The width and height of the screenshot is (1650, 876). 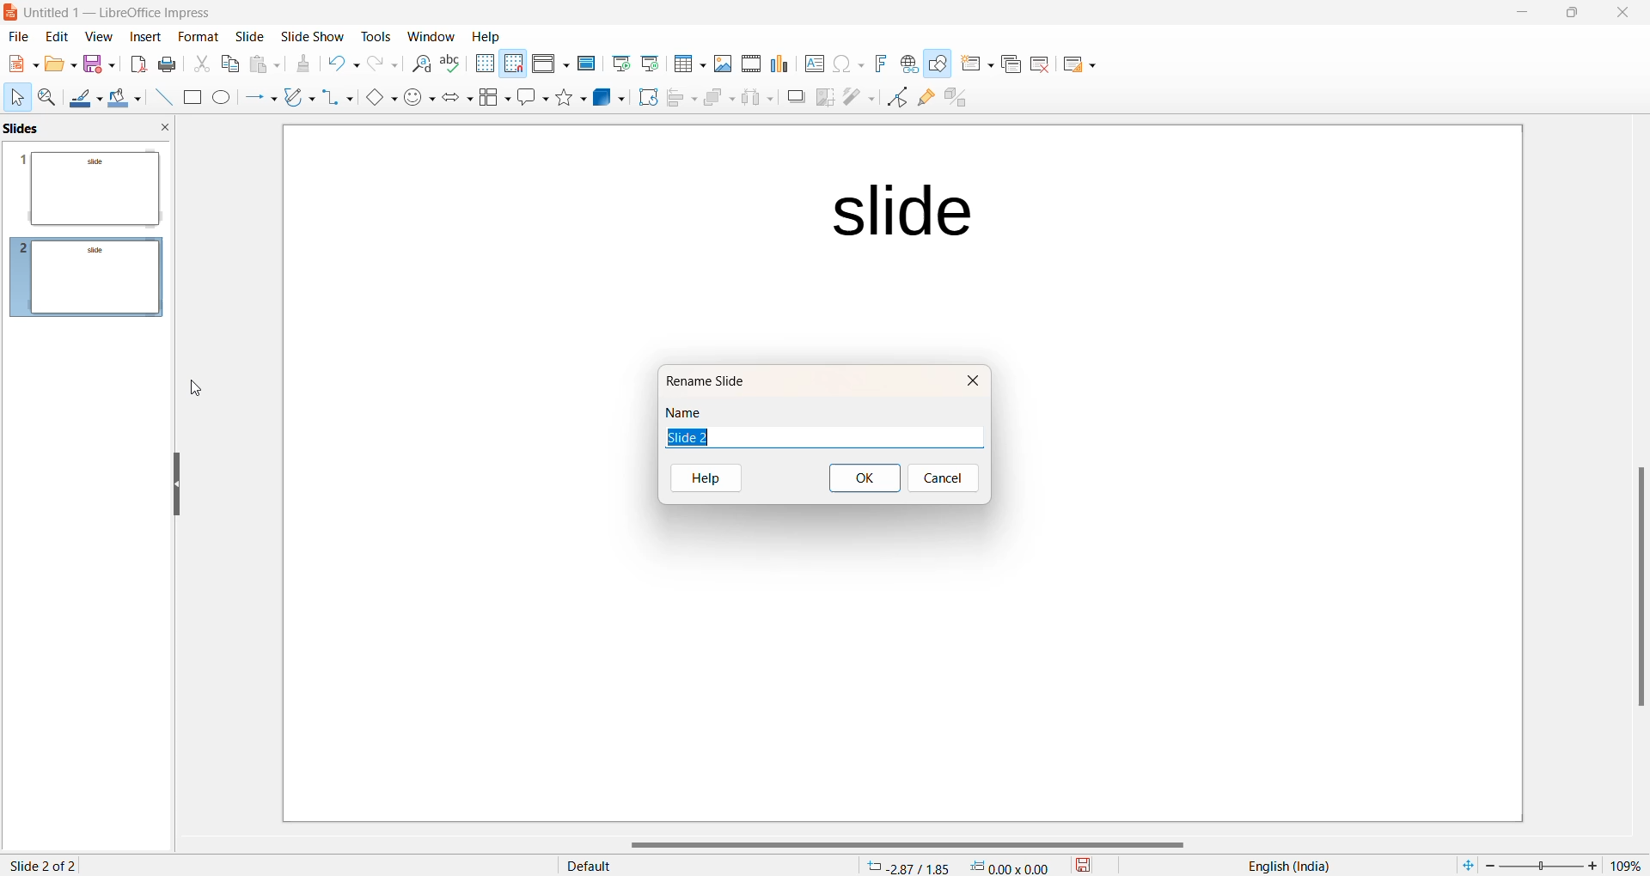 I want to click on rename slide option, so click(x=718, y=380).